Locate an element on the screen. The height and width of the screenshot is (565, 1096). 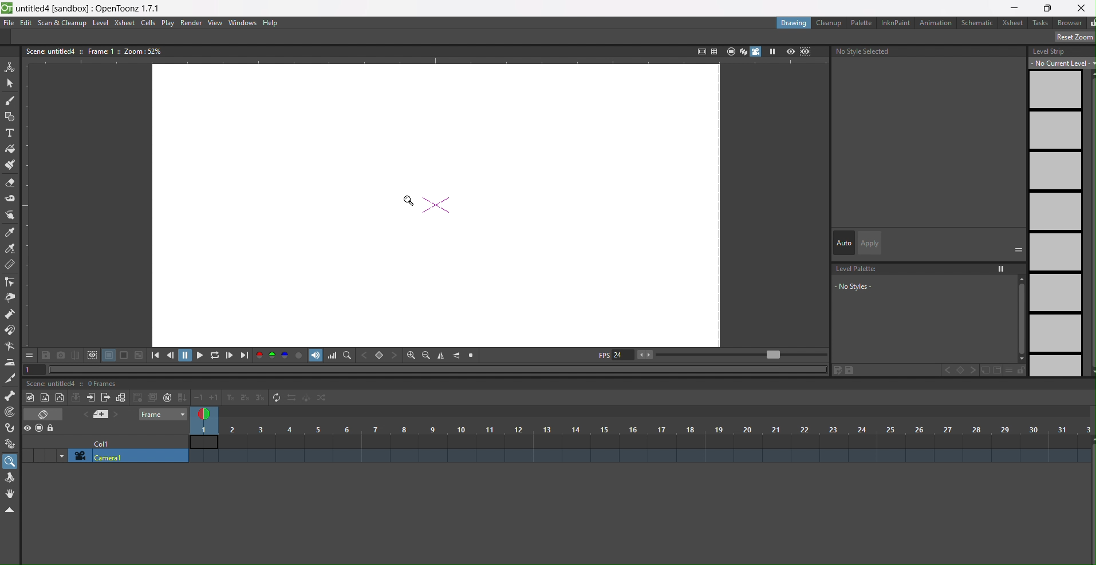
skeleton tool is located at coordinates (11, 397).